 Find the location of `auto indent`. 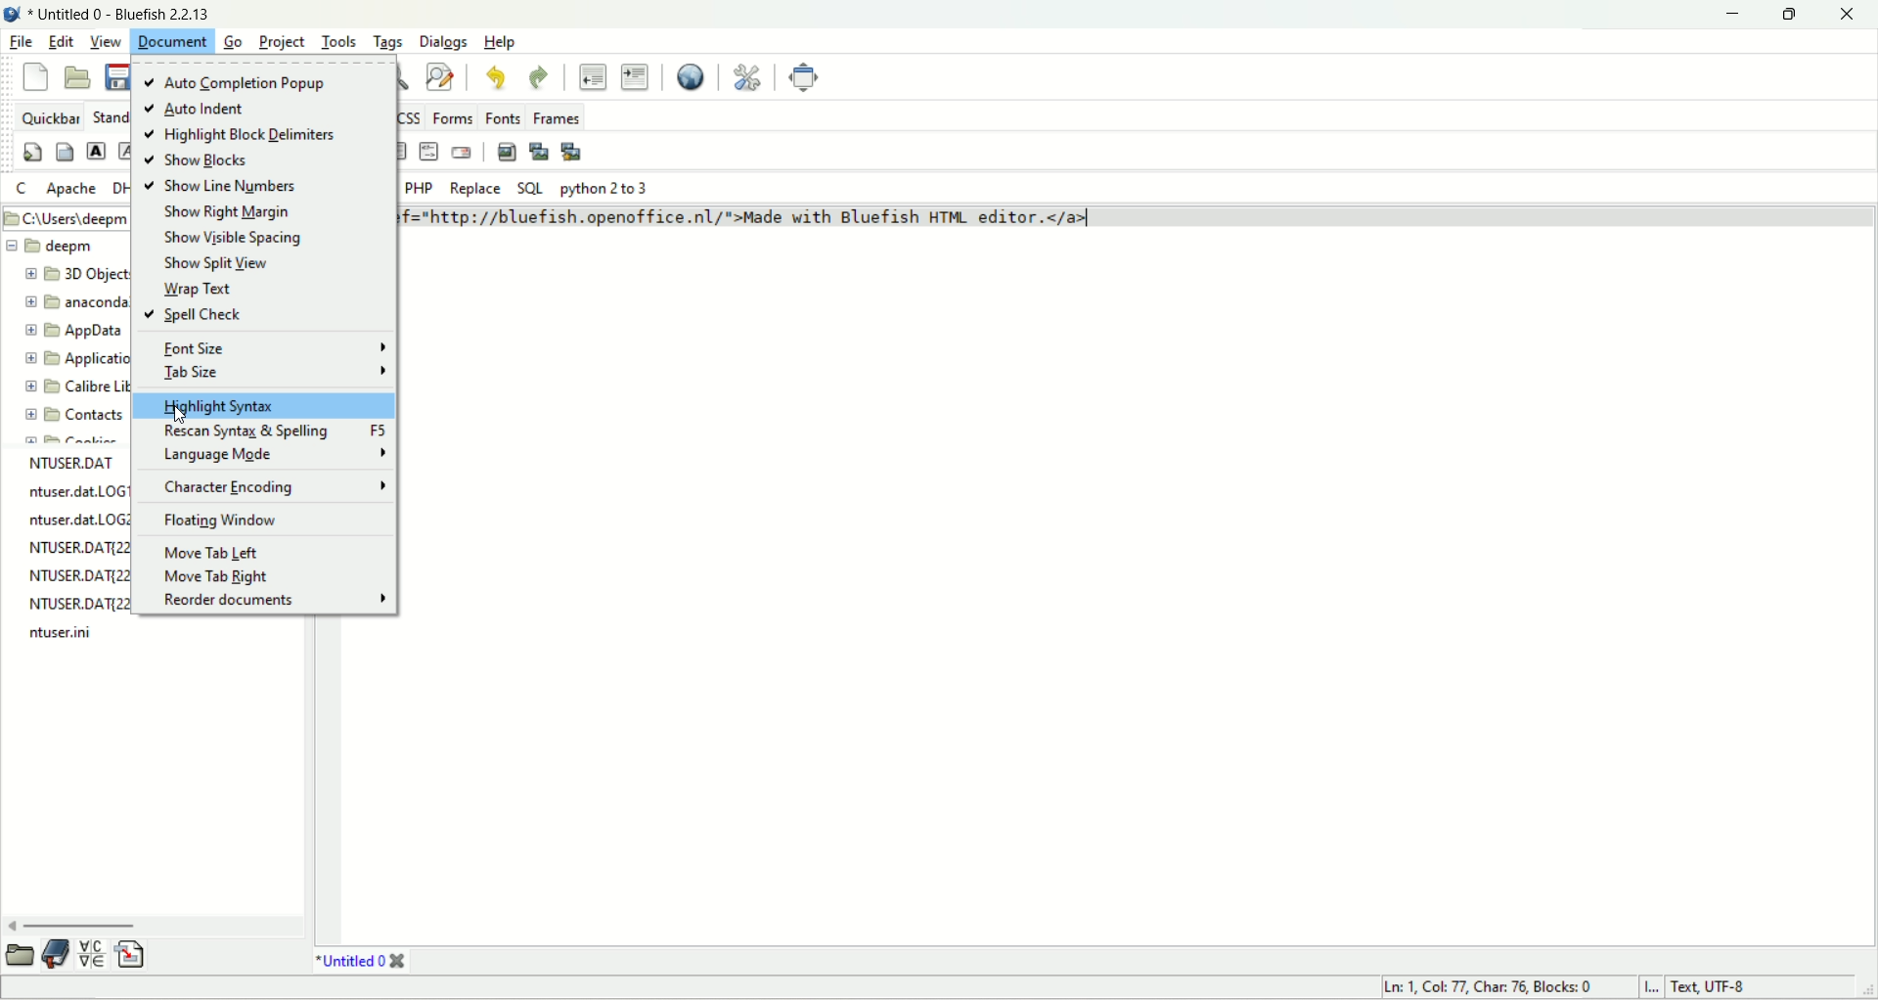

auto indent is located at coordinates (199, 109).